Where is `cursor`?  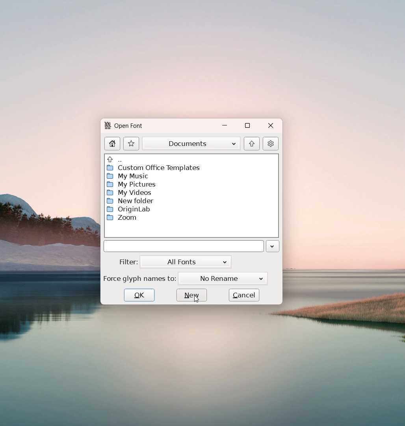 cursor is located at coordinates (196, 299).